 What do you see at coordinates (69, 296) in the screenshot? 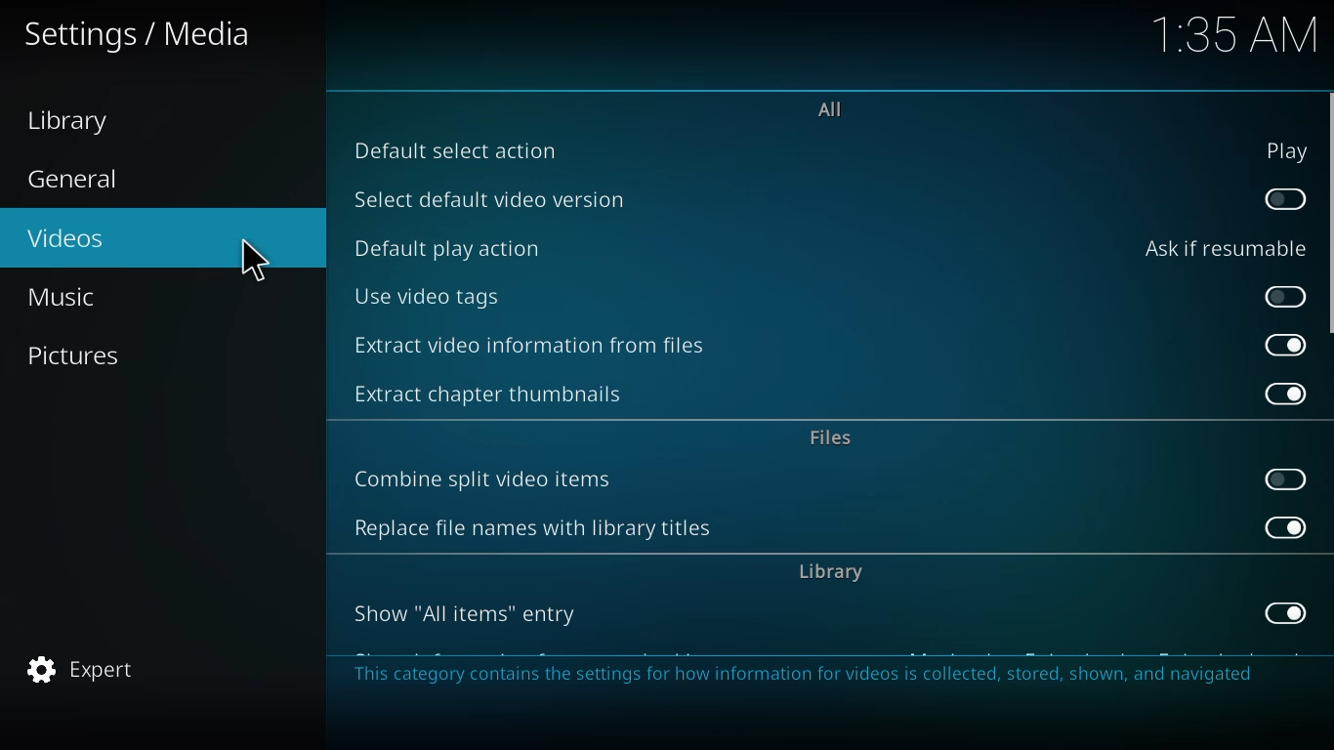
I see `music` at bounding box center [69, 296].